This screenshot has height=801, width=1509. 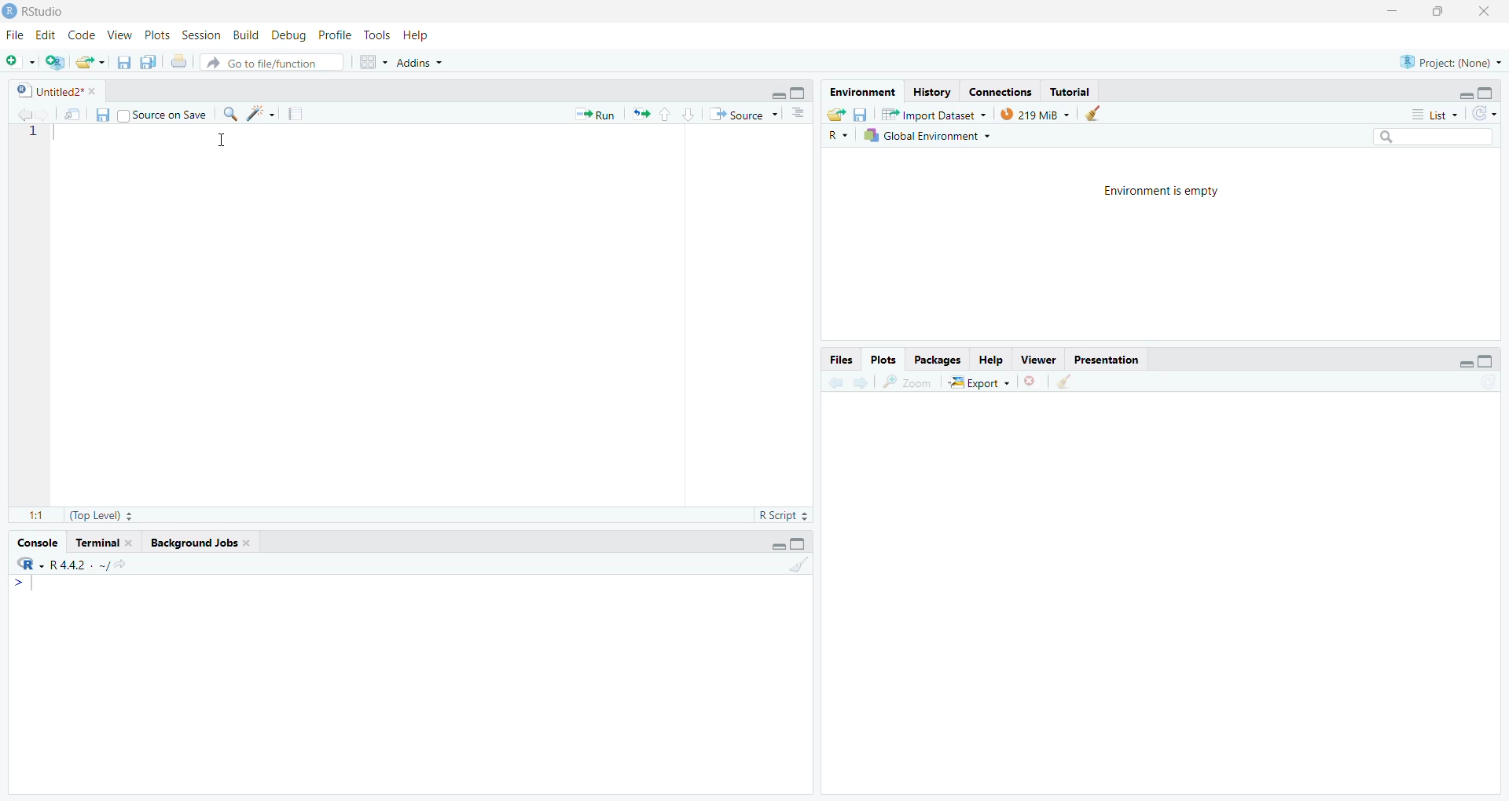 I want to click on Full Height, so click(x=1486, y=92).